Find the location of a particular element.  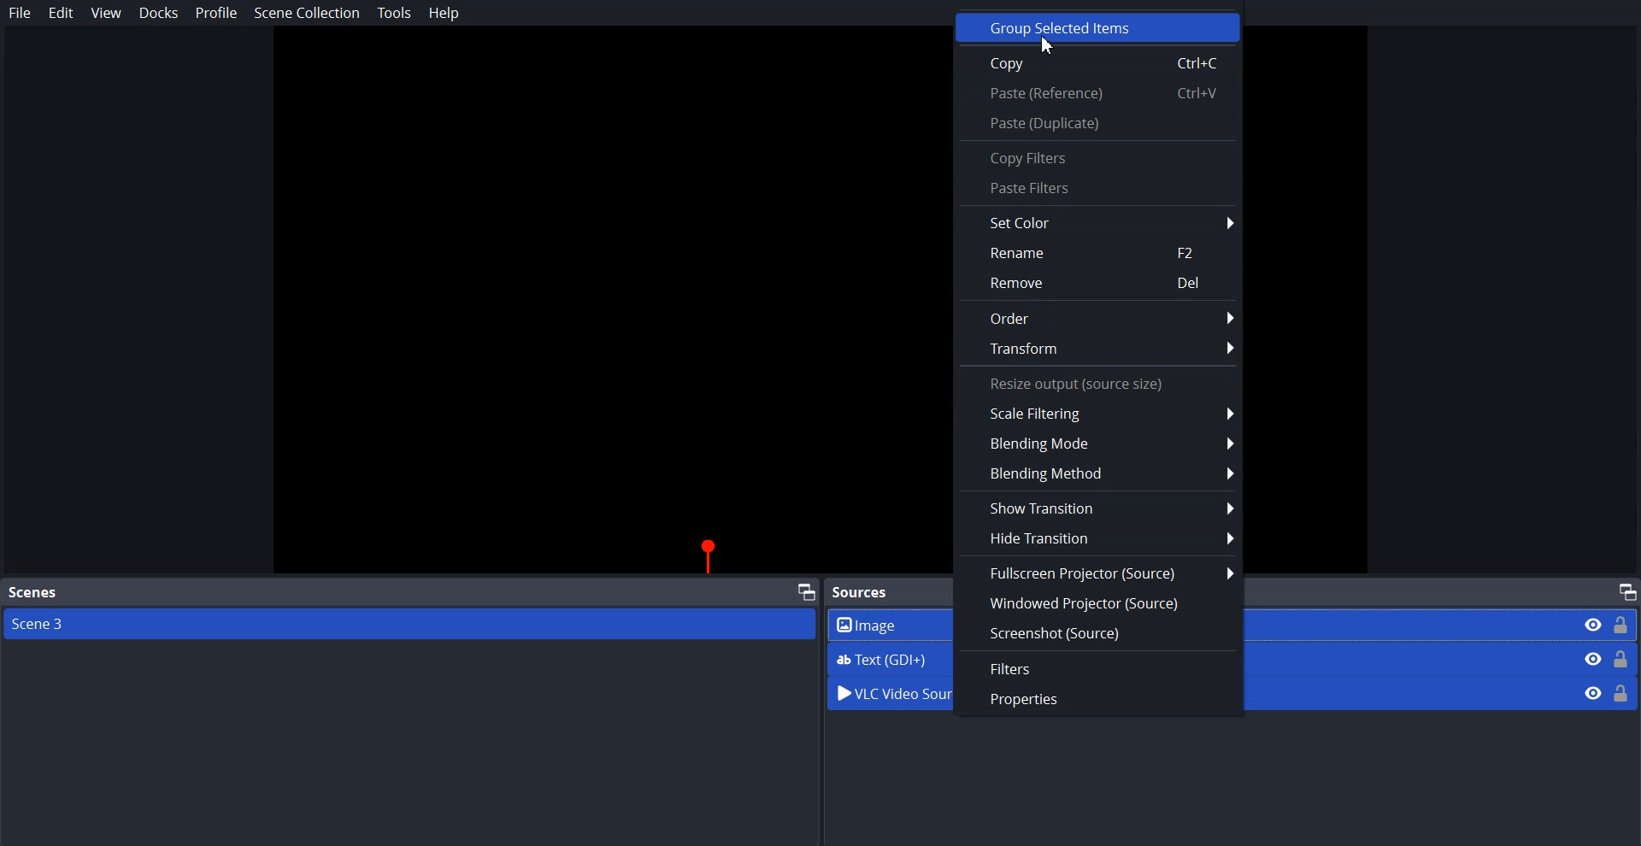

Lock is located at coordinates (1622, 692).